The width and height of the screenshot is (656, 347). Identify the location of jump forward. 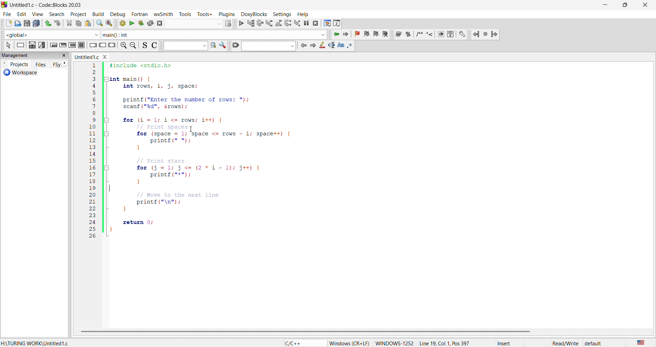
(347, 34).